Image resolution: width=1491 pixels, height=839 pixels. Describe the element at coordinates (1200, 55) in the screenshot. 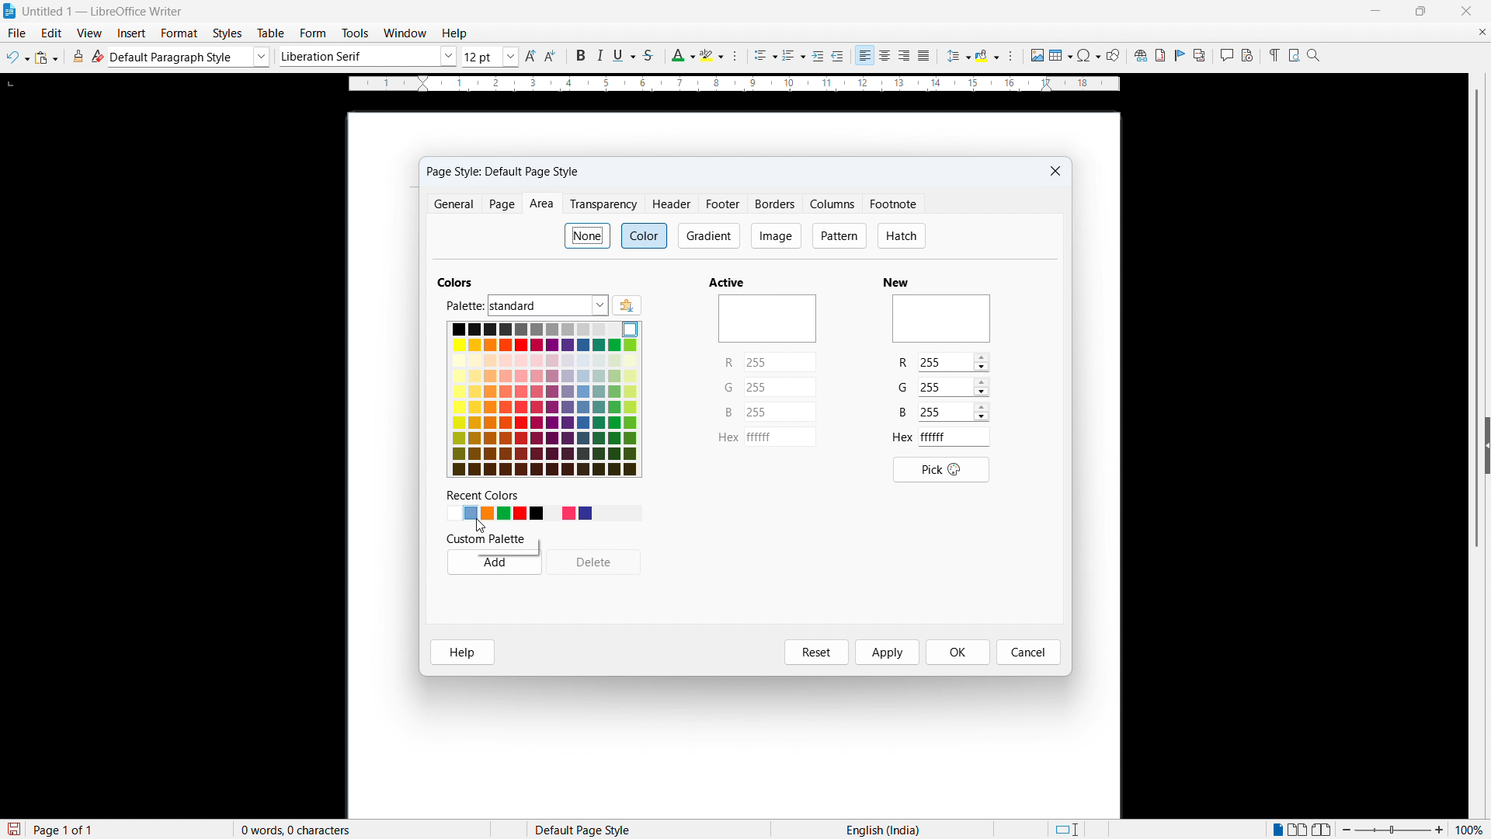

I see `Insert cross reference ` at that location.